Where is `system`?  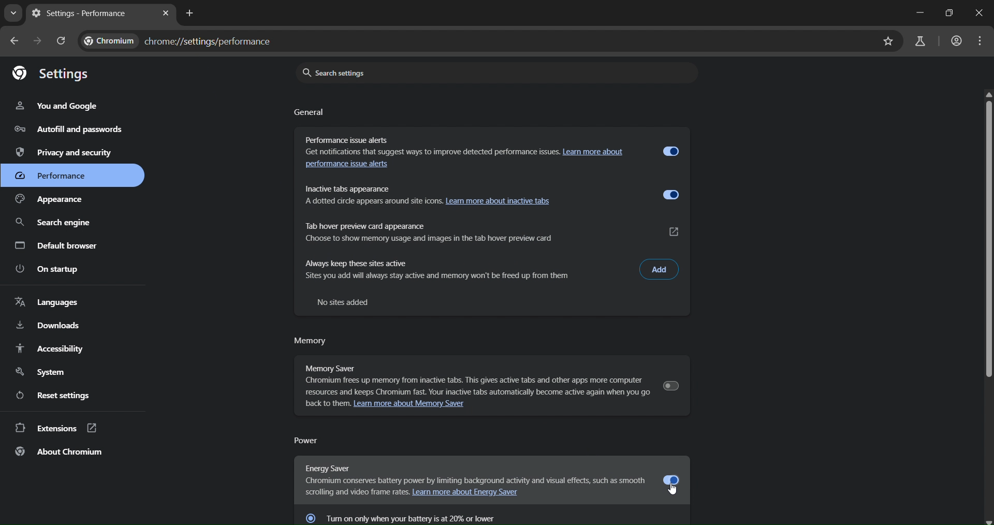 system is located at coordinates (43, 370).